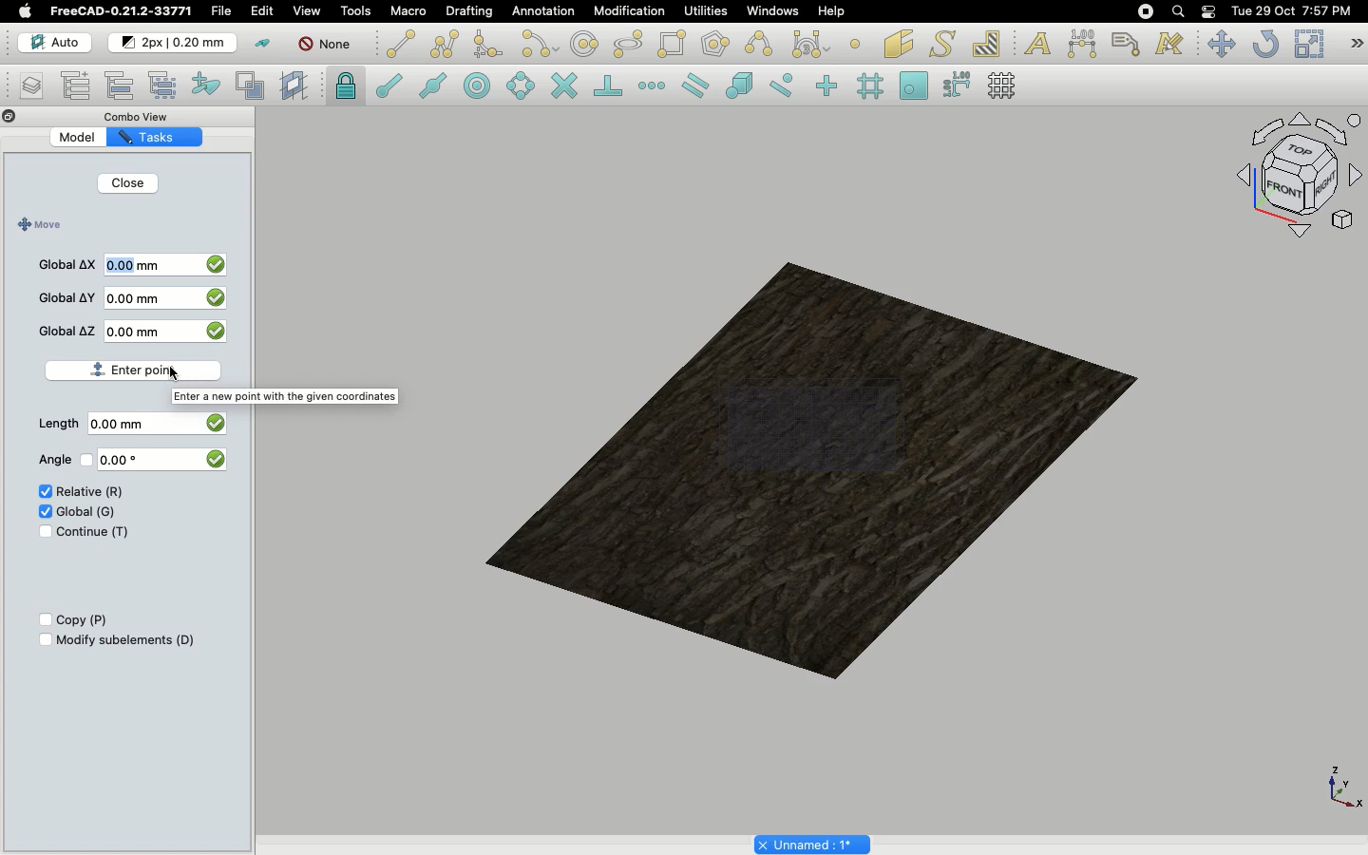  I want to click on Dimension, so click(1084, 44).